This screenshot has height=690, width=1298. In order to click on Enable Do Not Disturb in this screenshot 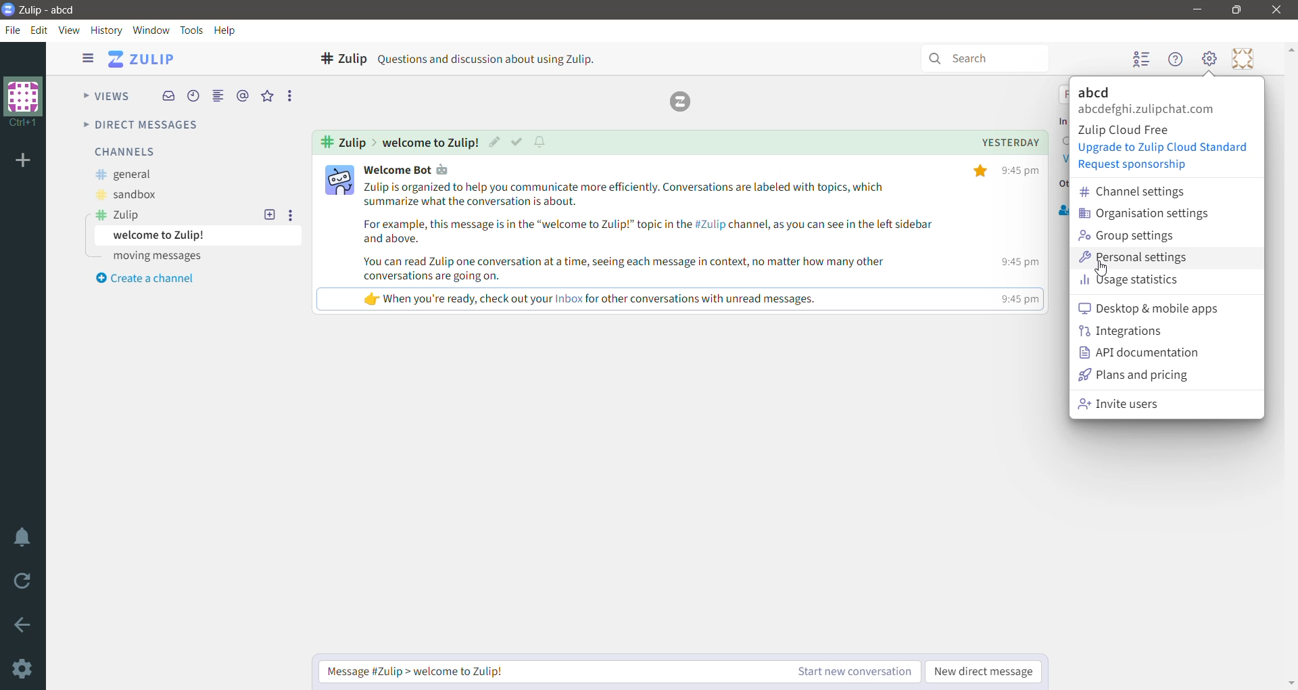, I will do `click(24, 538)`.